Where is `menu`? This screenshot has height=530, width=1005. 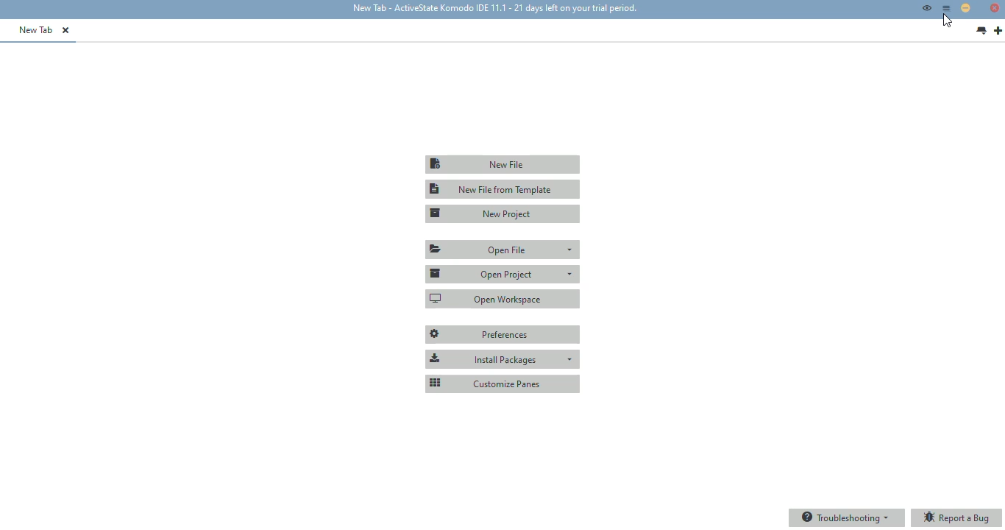
menu is located at coordinates (947, 8).